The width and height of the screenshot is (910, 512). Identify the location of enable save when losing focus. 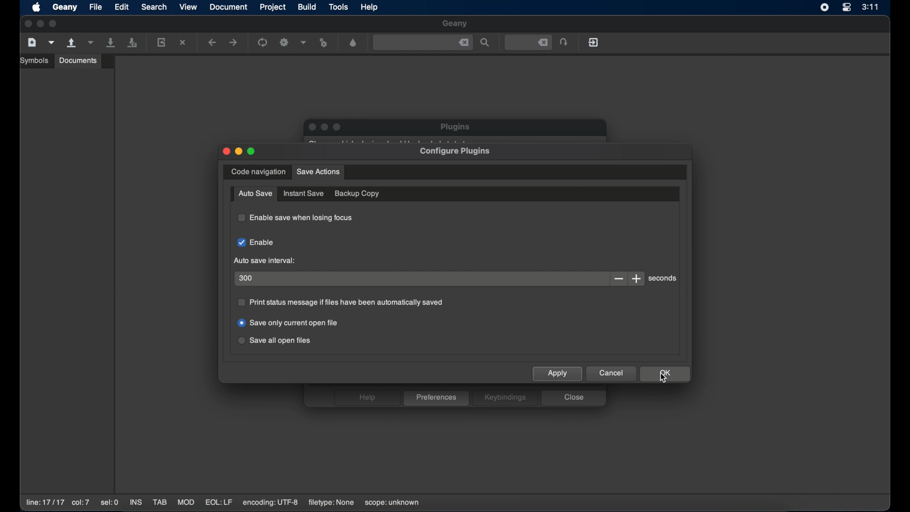
(295, 218).